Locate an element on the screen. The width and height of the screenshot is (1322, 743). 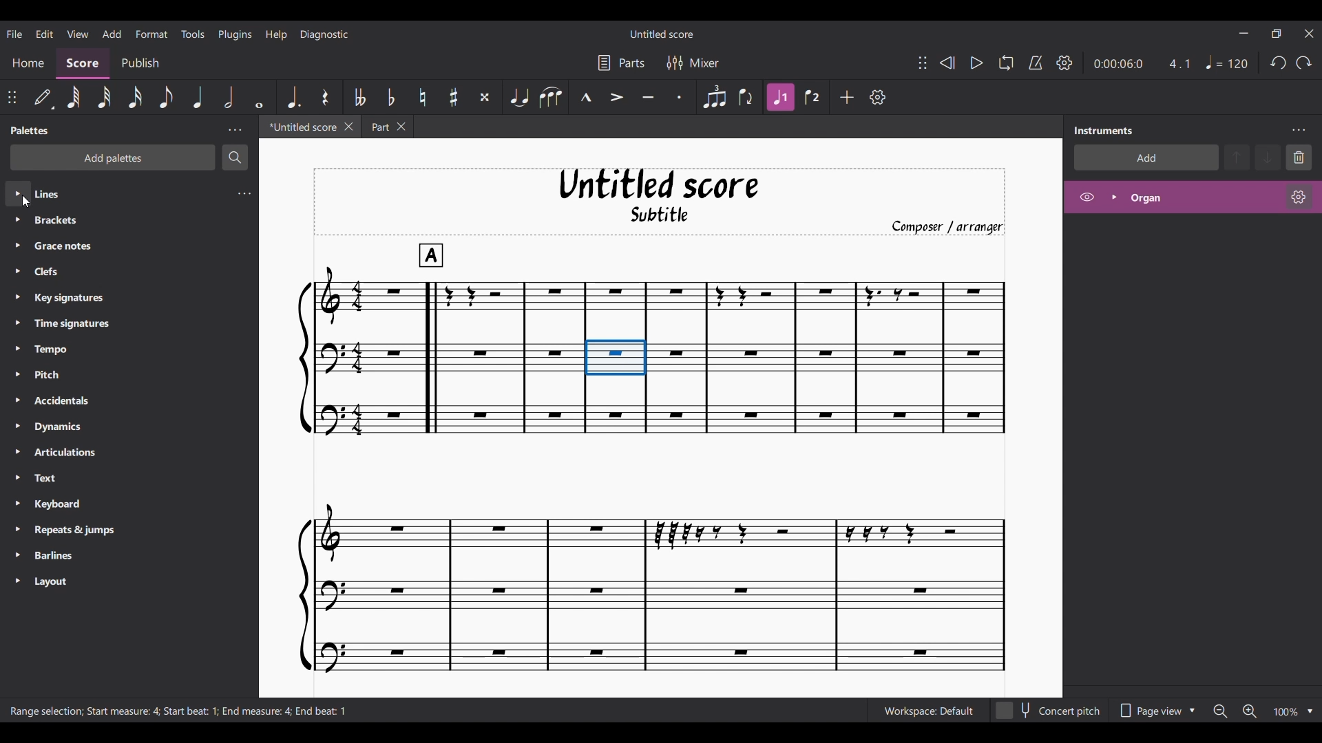
Add is located at coordinates (847, 97).